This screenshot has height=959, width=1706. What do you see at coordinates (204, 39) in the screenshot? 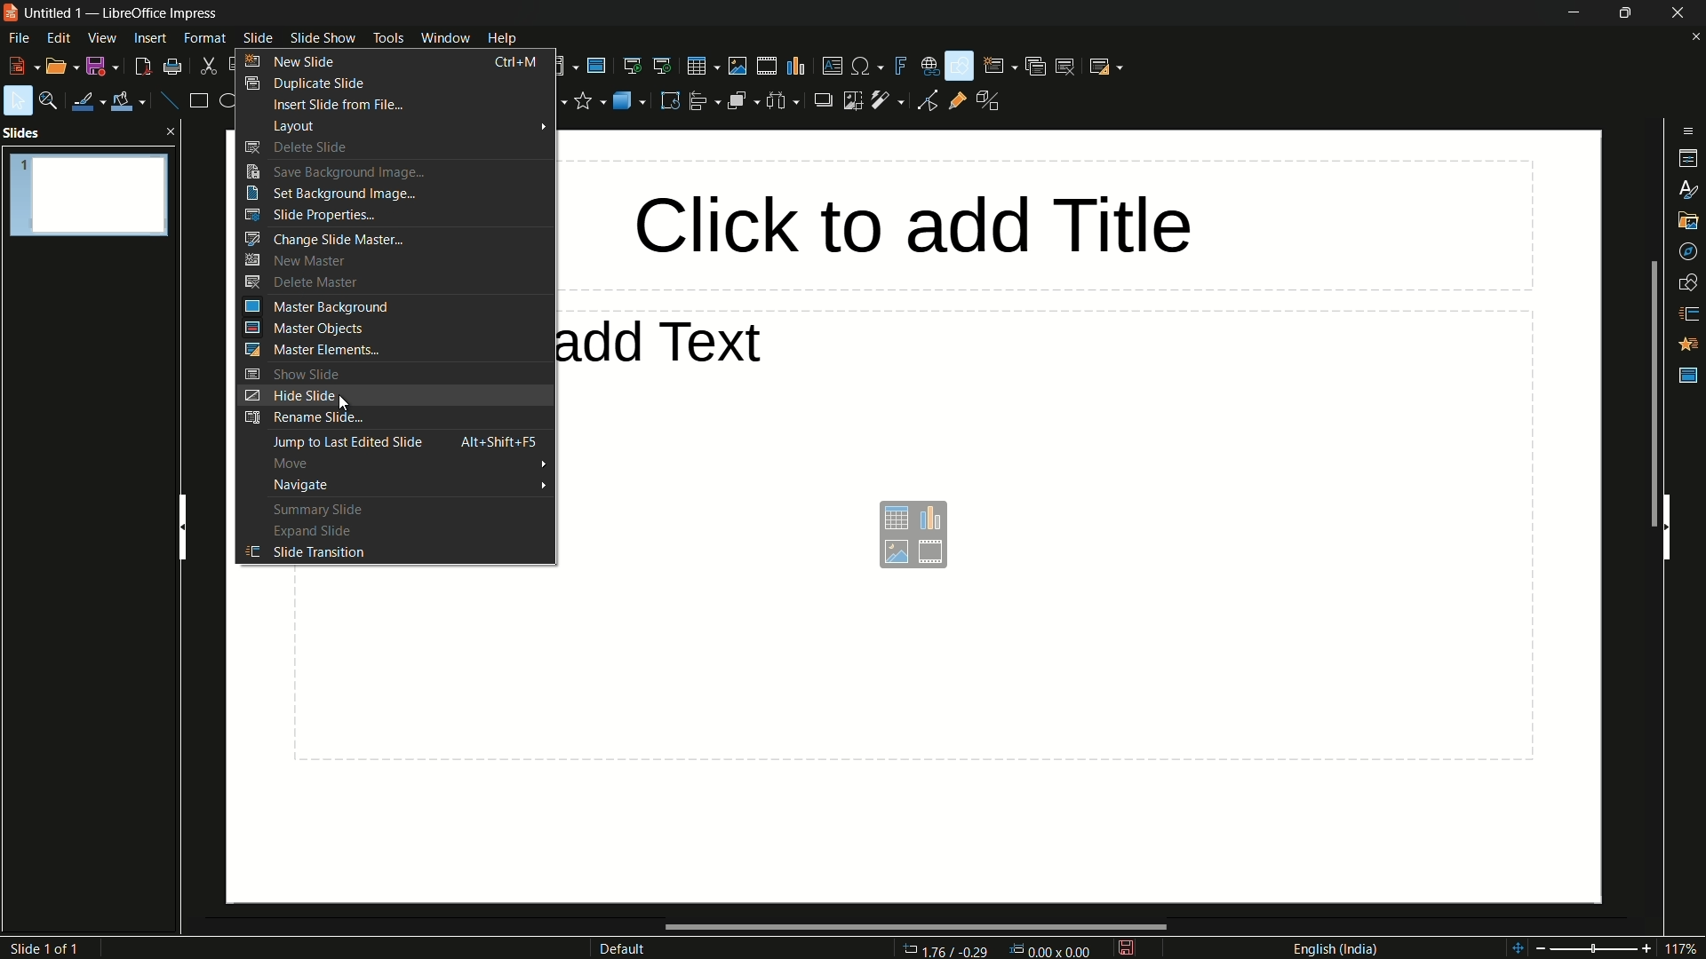
I see `format menu` at bounding box center [204, 39].